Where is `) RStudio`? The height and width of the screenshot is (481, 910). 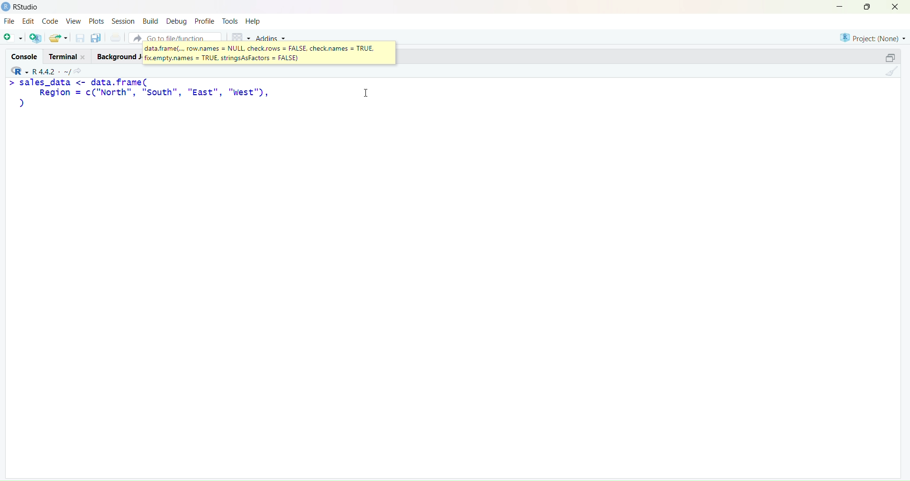
) RStudio is located at coordinates (24, 6).